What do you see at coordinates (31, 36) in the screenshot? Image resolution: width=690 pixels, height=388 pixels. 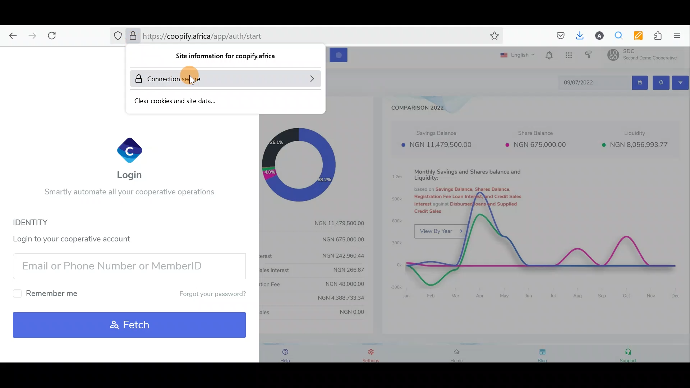 I see `Go forward one page` at bounding box center [31, 36].